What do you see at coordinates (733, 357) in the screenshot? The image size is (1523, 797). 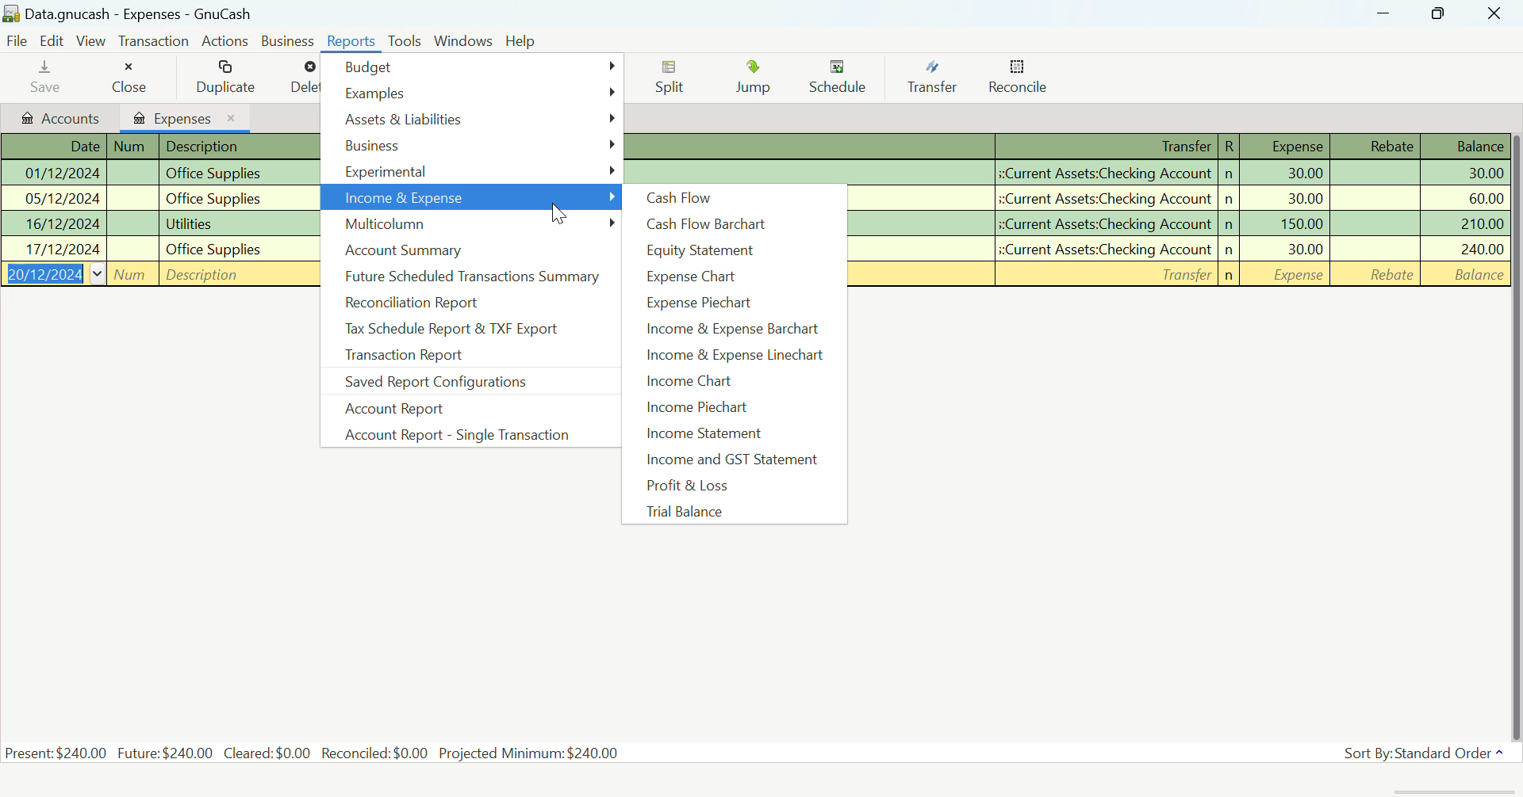 I see `Income & Expense Linechart` at bounding box center [733, 357].